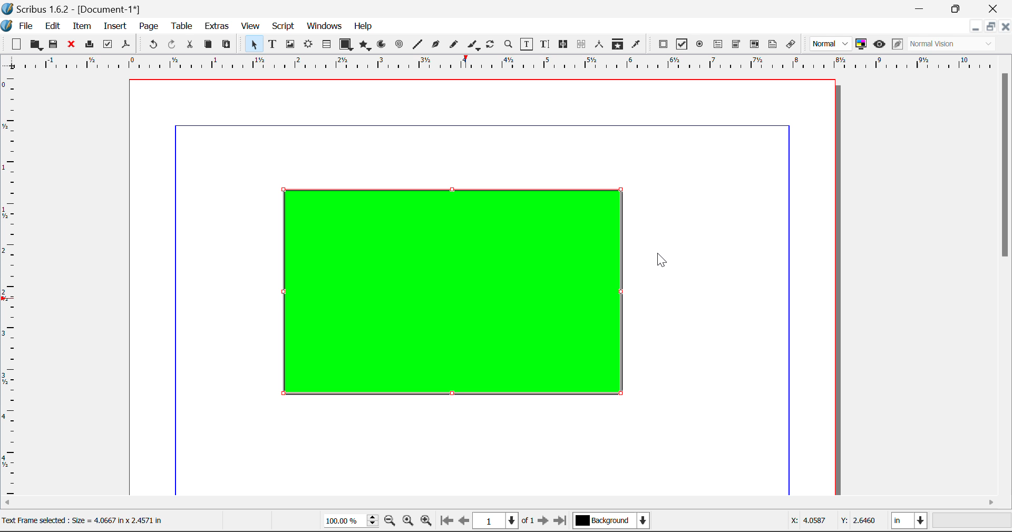  What do you see at coordinates (114, 26) in the screenshot?
I see `Insert` at bounding box center [114, 26].